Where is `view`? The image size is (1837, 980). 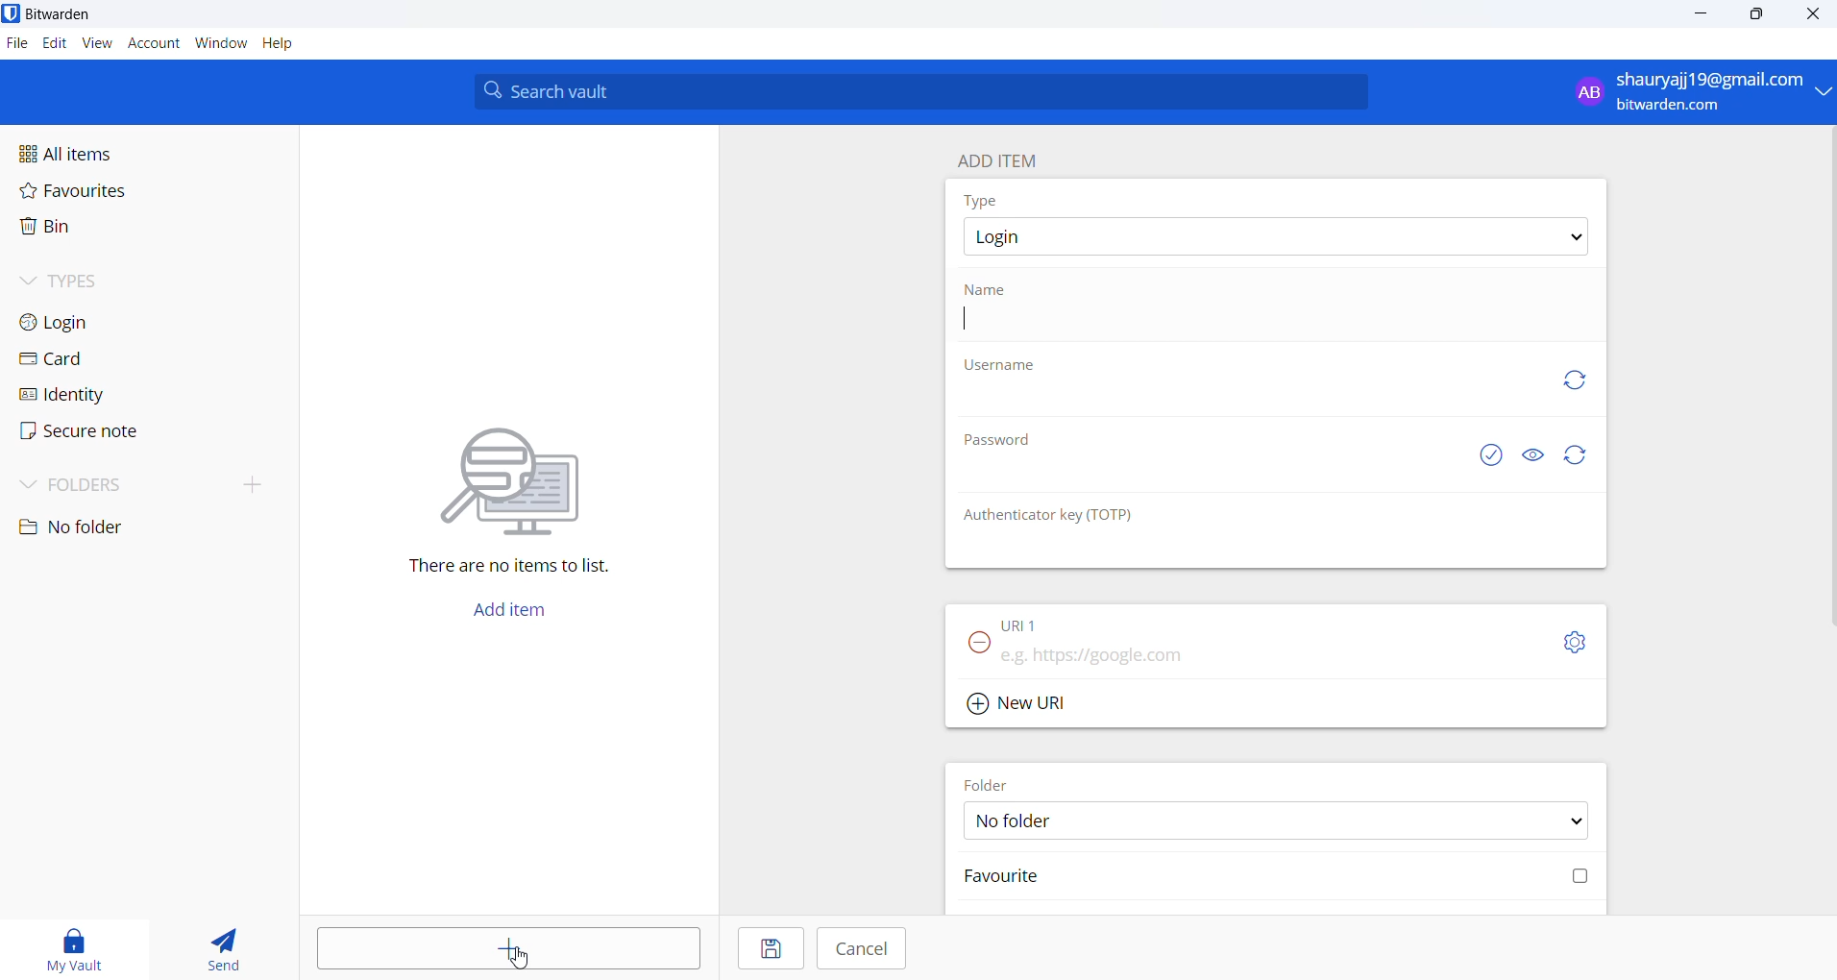 view is located at coordinates (97, 47).